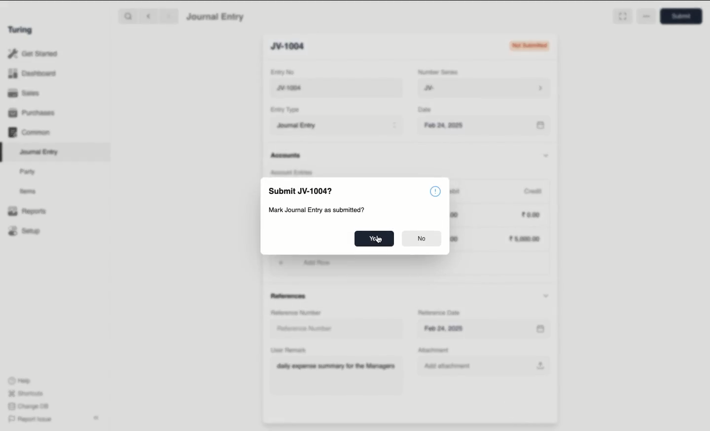  Describe the element at coordinates (435, 191) in the screenshot. I see `Information` at that location.